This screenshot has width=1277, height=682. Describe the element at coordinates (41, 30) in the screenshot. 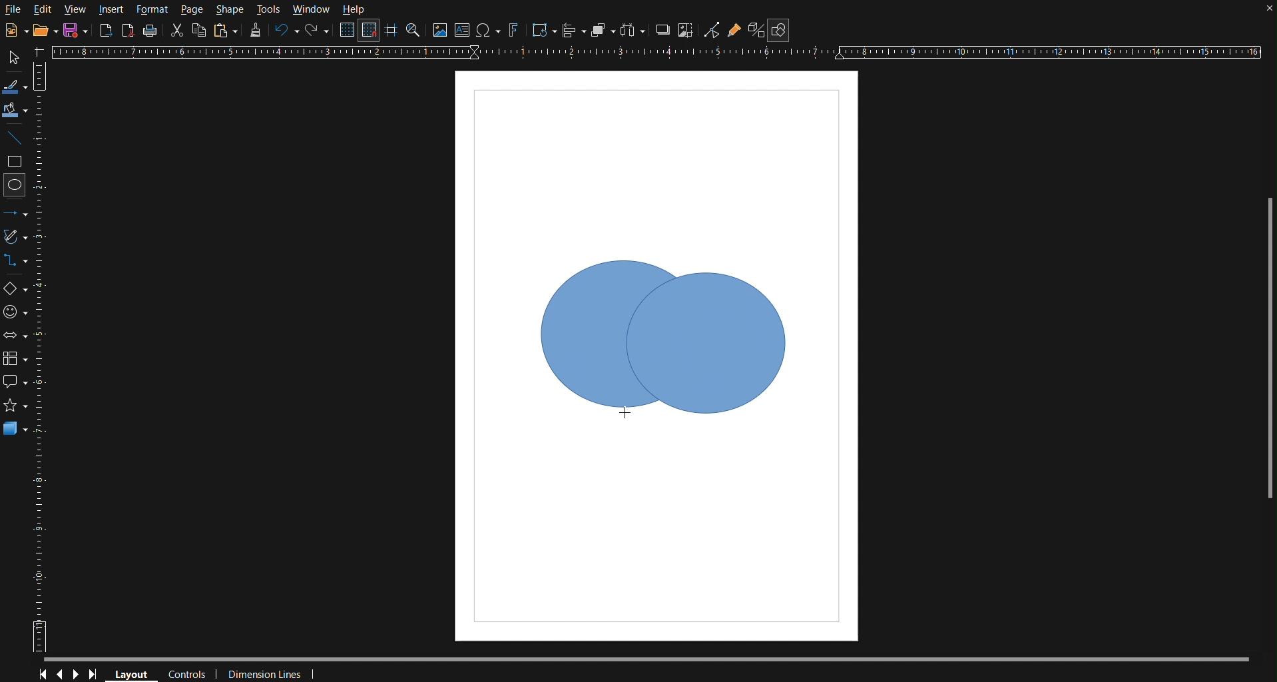

I see `Open` at that location.